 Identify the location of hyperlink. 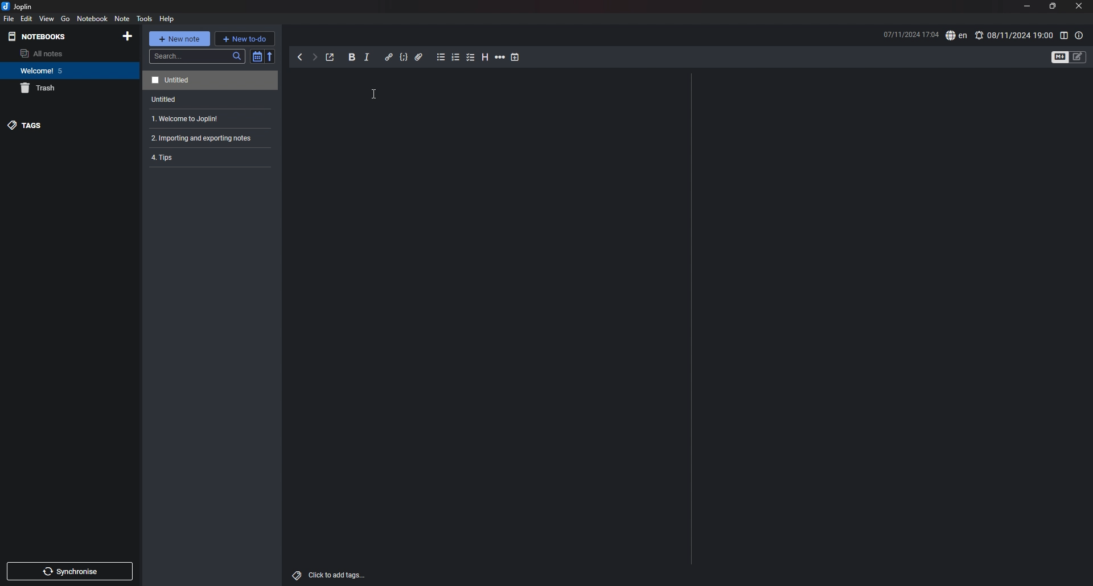
(389, 57).